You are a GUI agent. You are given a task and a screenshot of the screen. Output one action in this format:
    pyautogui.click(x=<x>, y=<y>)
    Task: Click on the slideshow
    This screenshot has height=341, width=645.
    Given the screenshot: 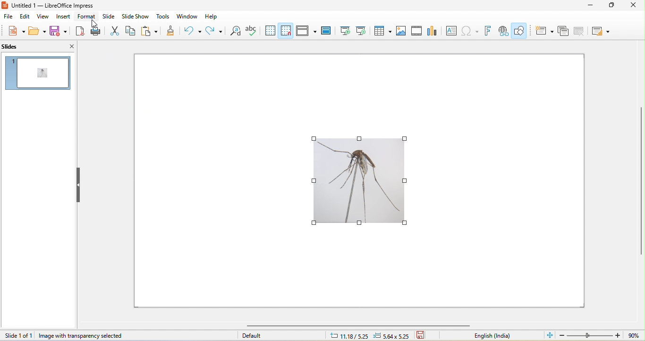 What is the action you would take?
    pyautogui.click(x=135, y=17)
    